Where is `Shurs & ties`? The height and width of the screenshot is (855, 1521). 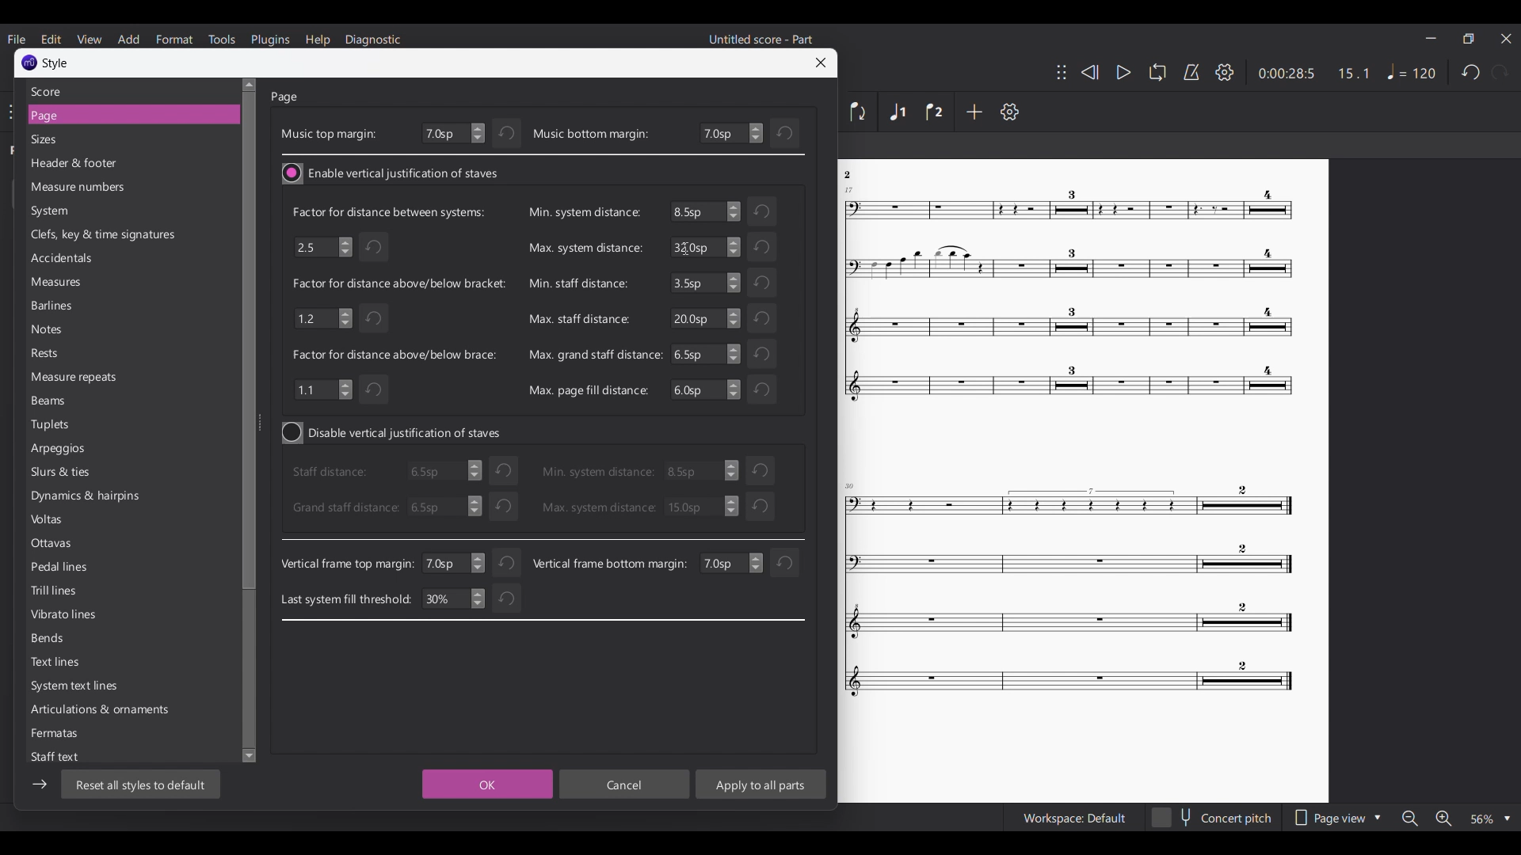
Shurs & ties is located at coordinates (71, 473).